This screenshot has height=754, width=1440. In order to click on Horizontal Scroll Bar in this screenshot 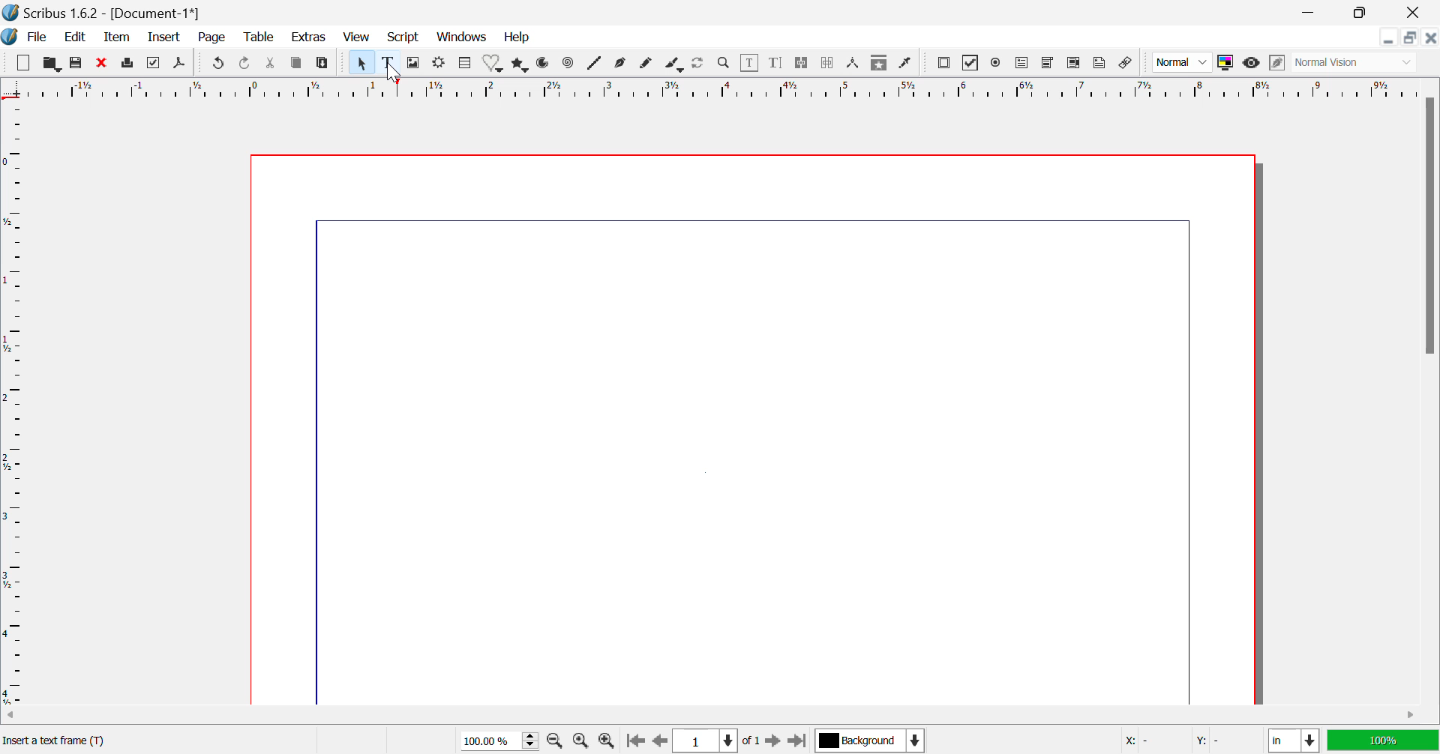, I will do `click(700, 715)`.